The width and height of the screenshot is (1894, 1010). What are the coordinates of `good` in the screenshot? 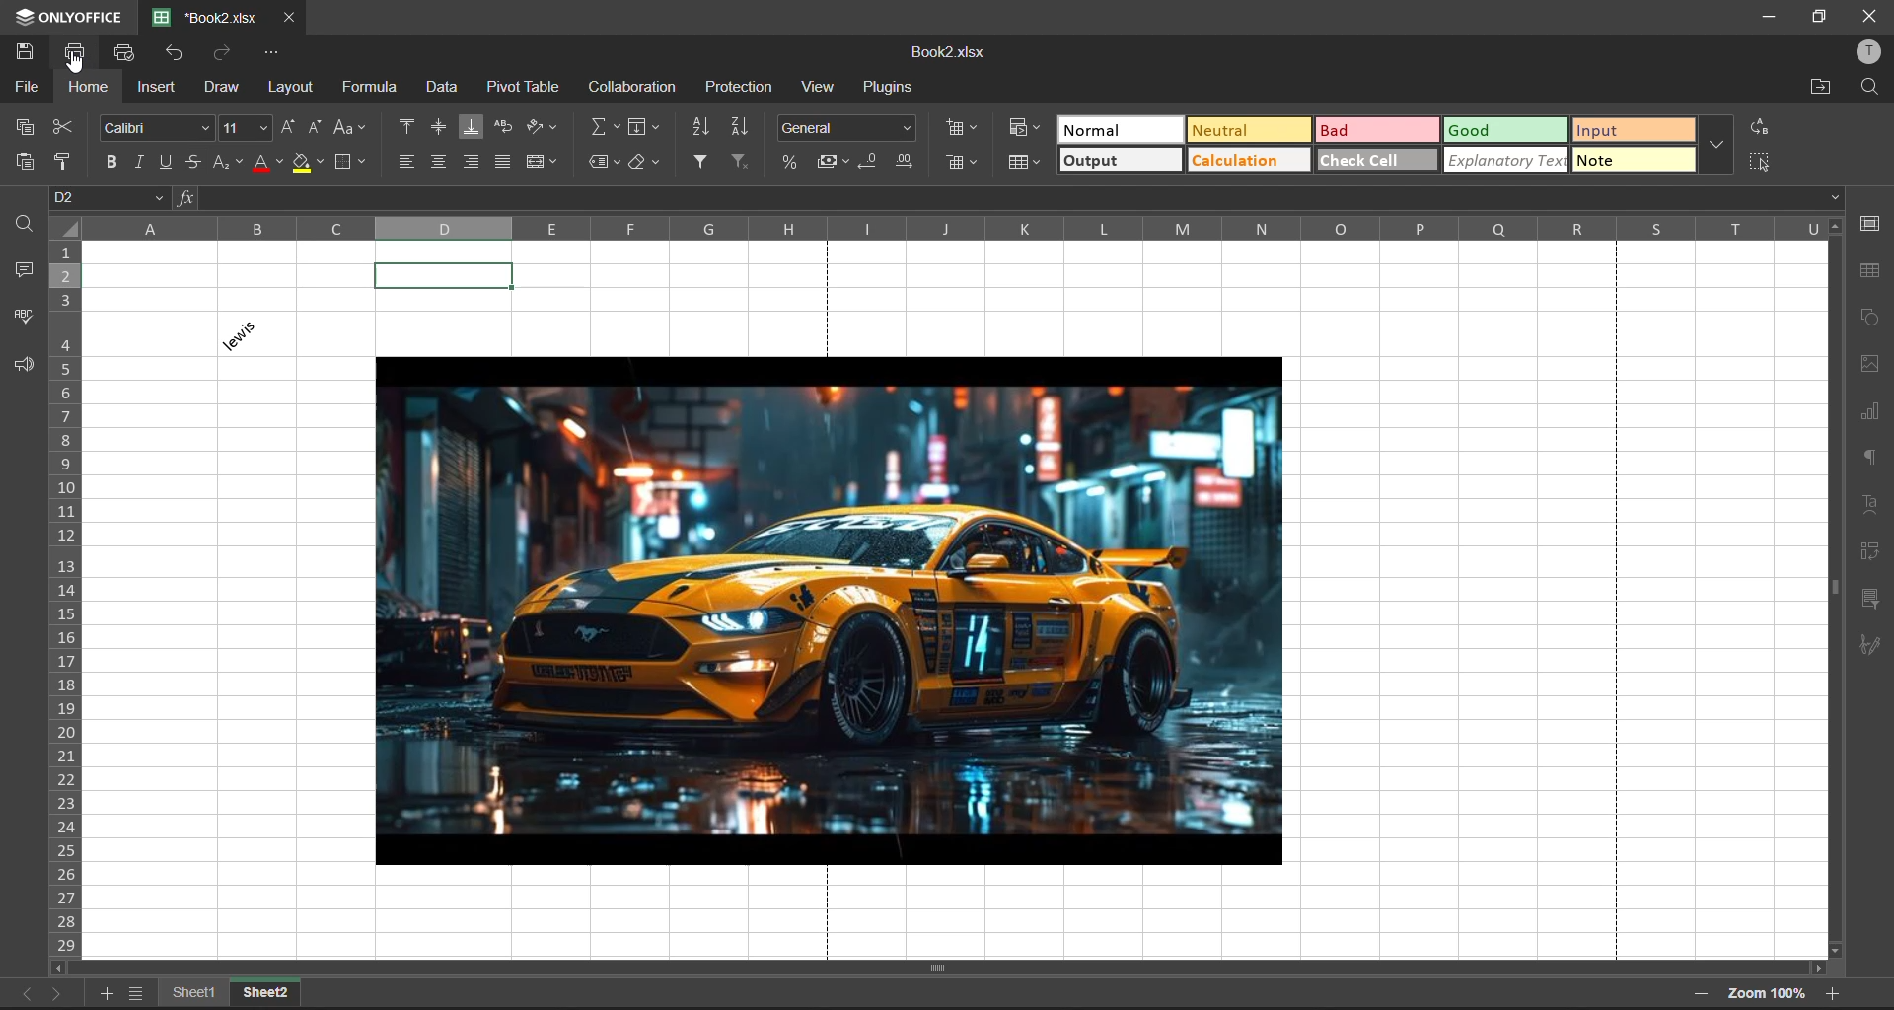 It's located at (1507, 129).